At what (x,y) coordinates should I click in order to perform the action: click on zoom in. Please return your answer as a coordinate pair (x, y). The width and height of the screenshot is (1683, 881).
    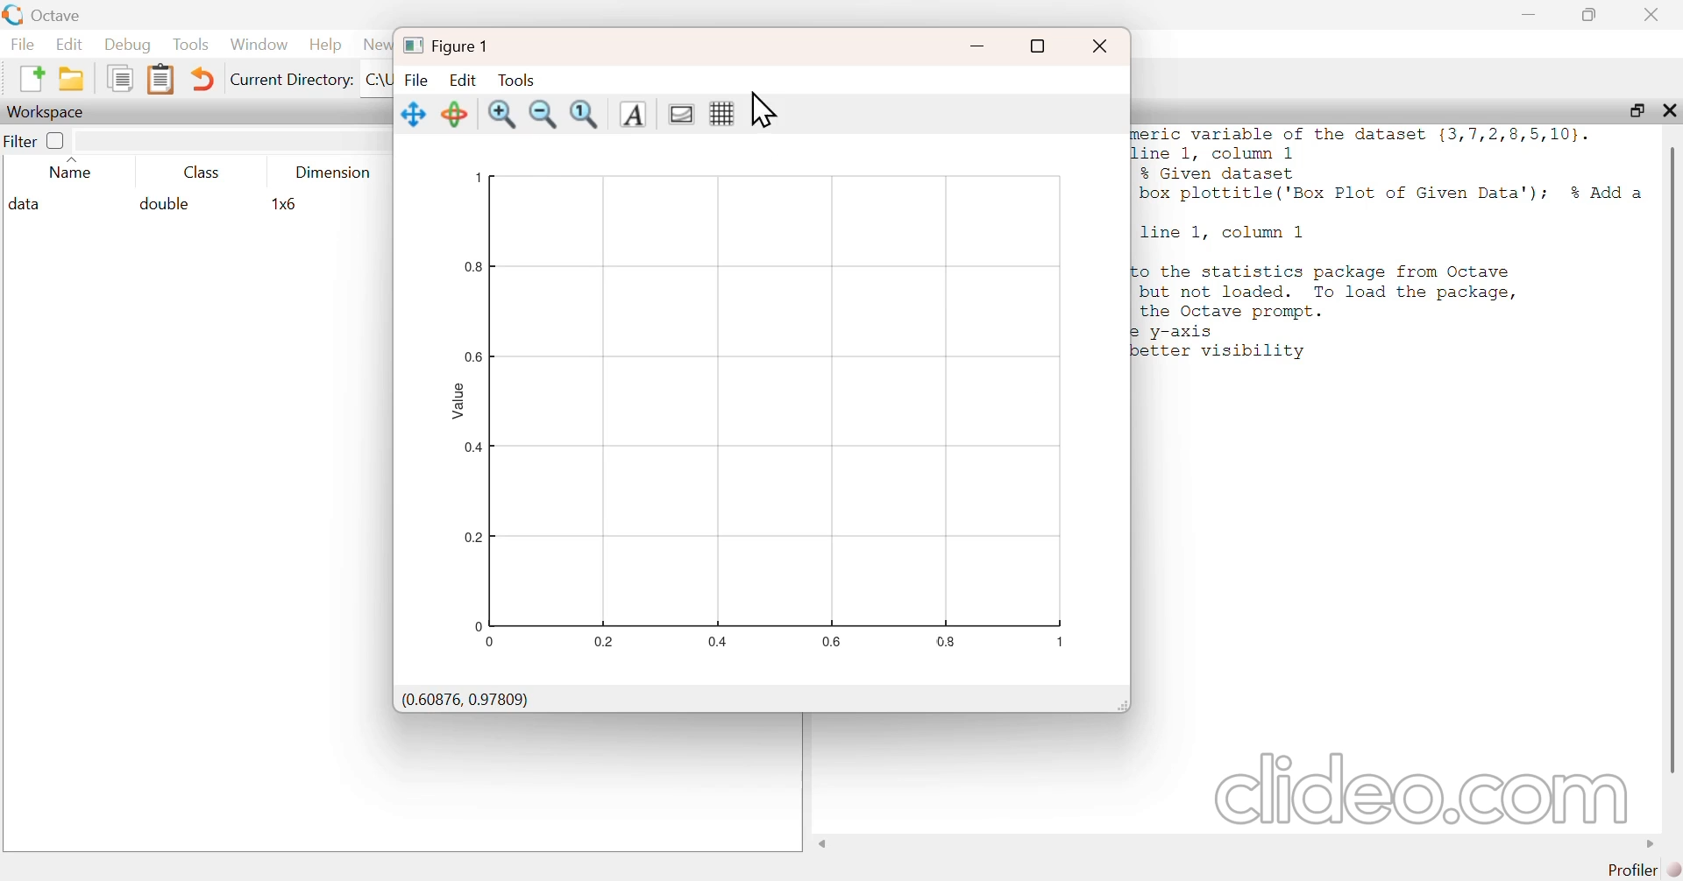
    Looking at the image, I should click on (505, 116).